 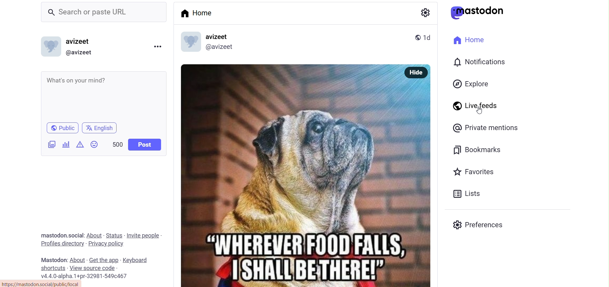 I want to click on bookmark, so click(x=479, y=151).